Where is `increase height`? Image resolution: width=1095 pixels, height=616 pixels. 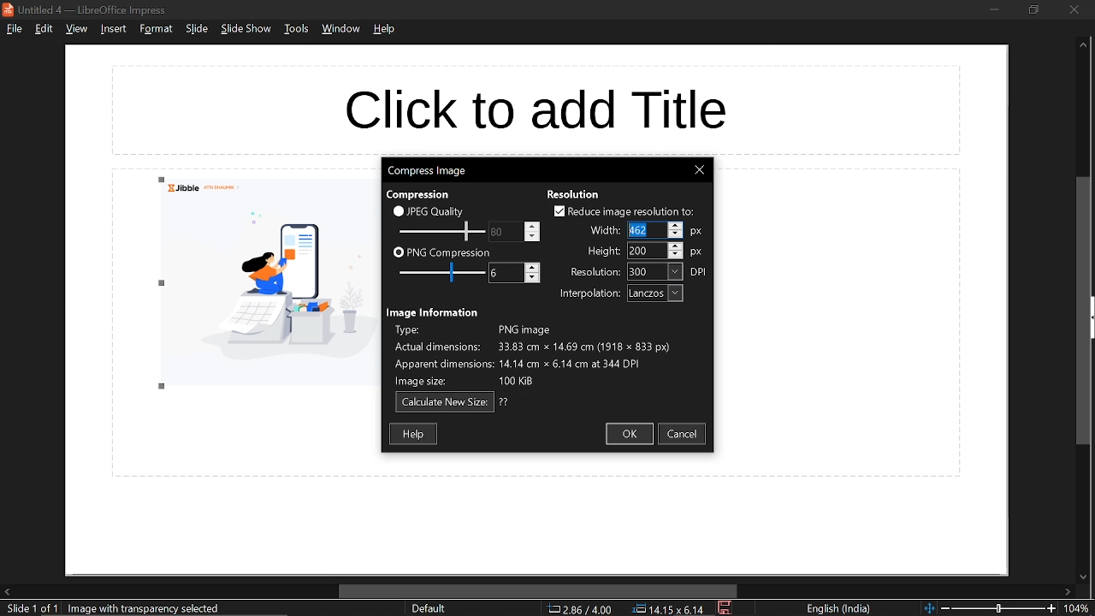 increase height is located at coordinates (675, 245).